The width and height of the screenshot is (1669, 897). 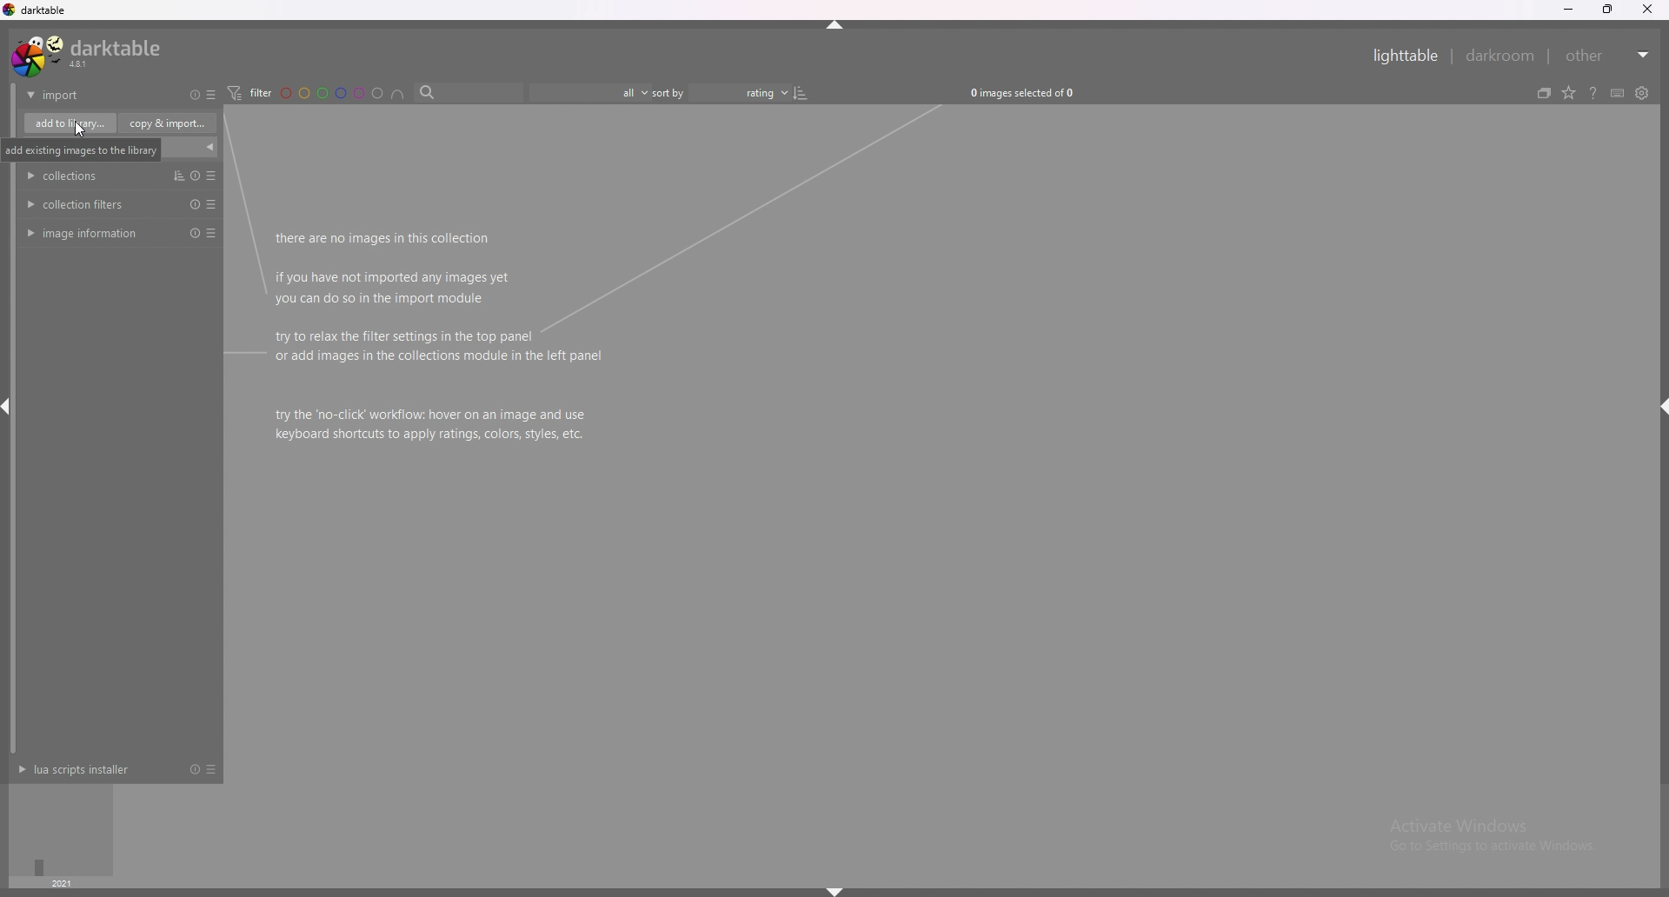 I want to click on collections, so click(x=70, y=176).